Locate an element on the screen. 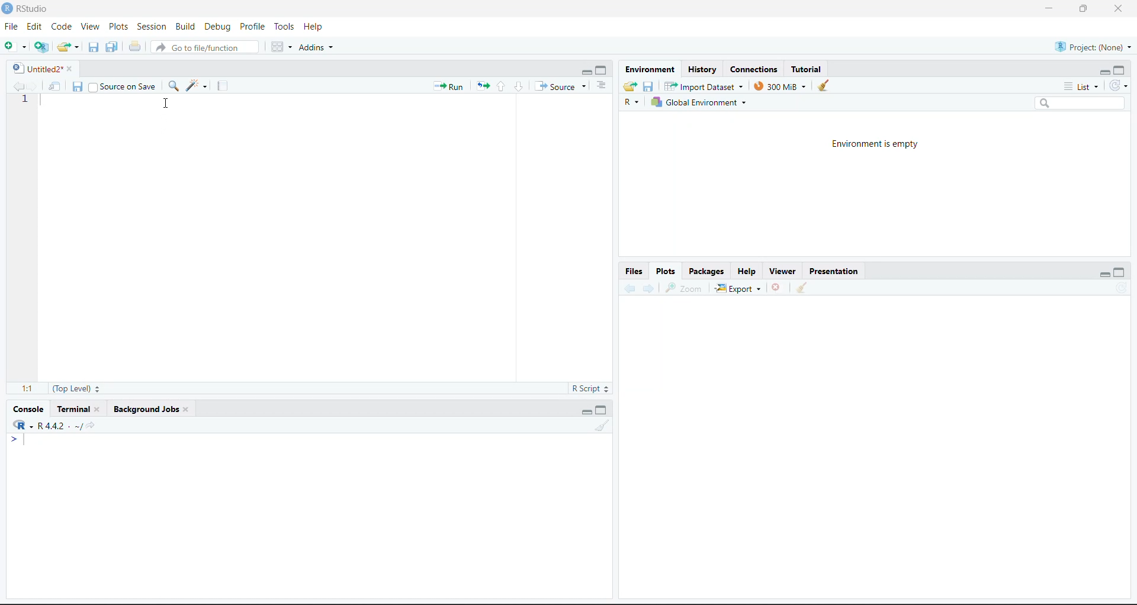  RStudio is located at coordinates (30, 8).